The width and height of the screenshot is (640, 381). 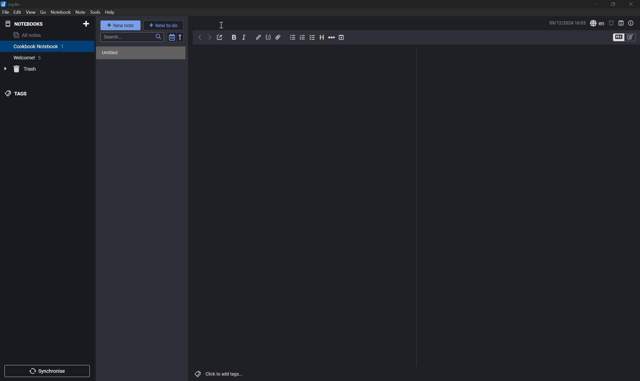 I want to click on close, so click(x=631, y=3).